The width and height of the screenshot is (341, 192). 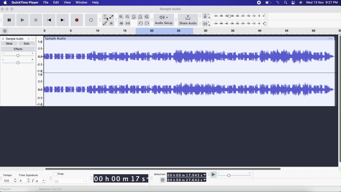 What do you see at coordinates (59, 173) in the screenshot?
I see `Snap` at bounding box center [59, 173].